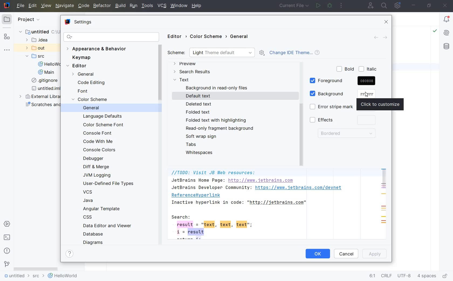  I want to click on helloworld, so click(63, 277).